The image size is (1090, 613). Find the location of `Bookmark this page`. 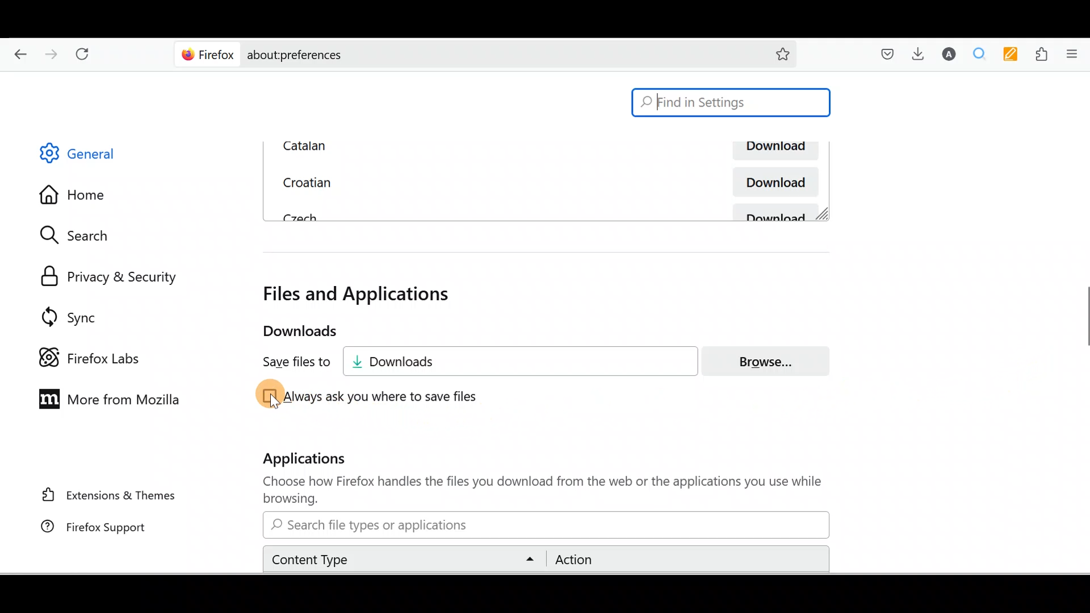

Bookmark this page is located at coordinates (783, 53).